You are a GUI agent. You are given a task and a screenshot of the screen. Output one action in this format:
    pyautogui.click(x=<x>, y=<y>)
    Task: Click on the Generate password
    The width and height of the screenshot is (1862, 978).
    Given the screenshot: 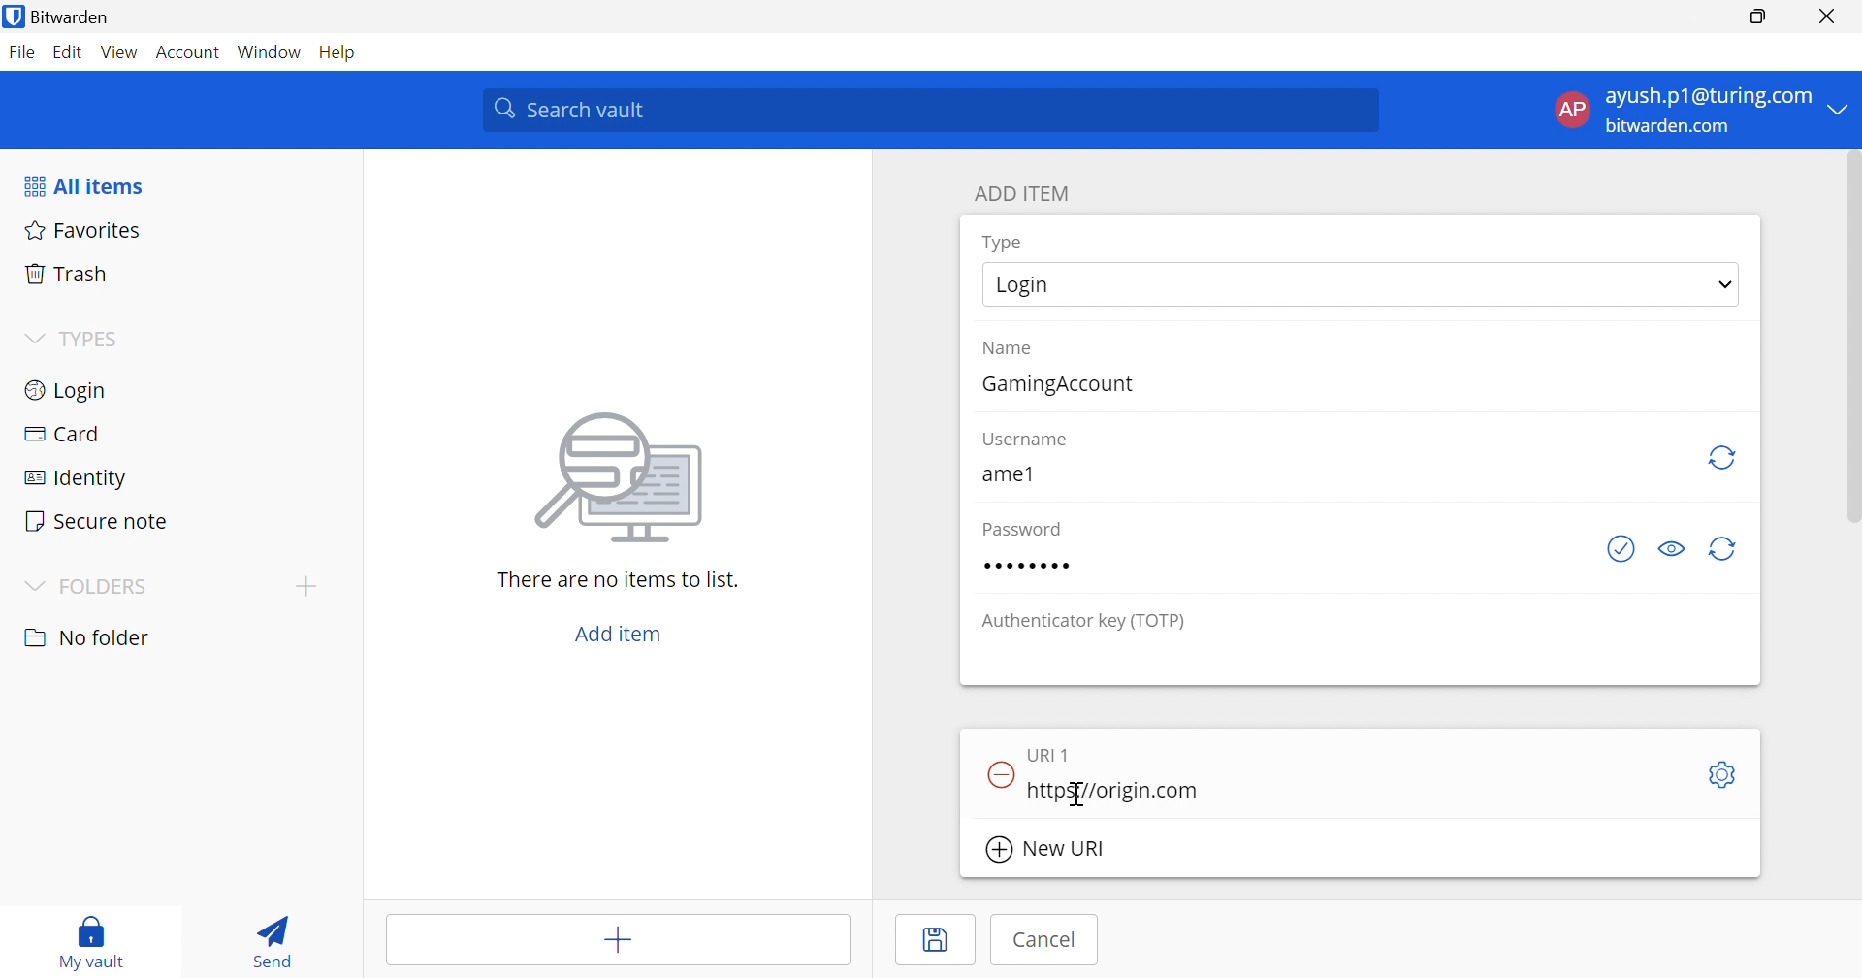 What is the action you would take?
    pyautogui.click(x=1725, y=548)
    